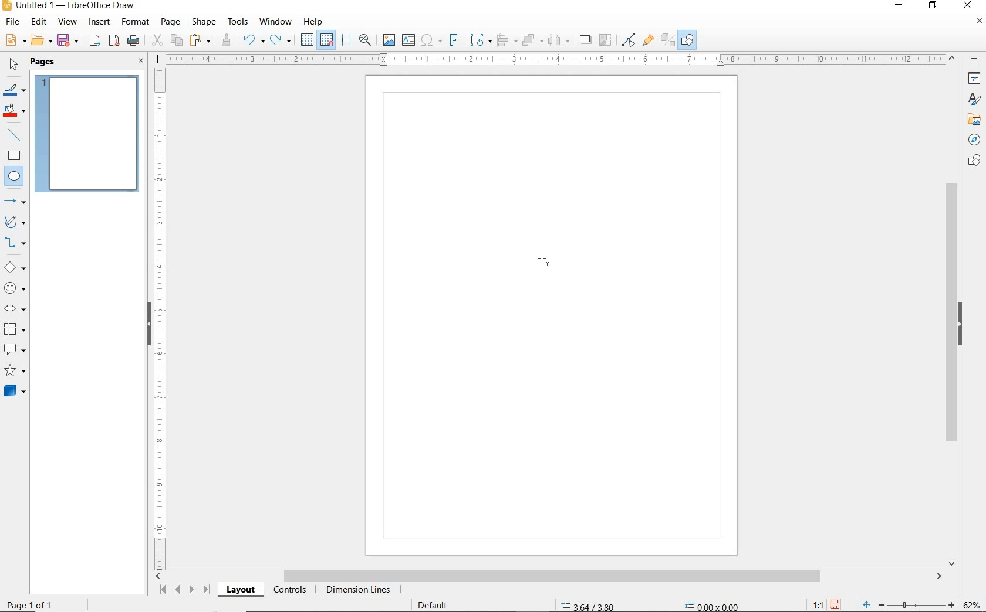 The height and width of the screenshot is (612, 986). What do you see at coordinates (629, 40) in the screenshot?
I see `TOGGLE POINT EDIT MODE` at bounding box center [629, 40].